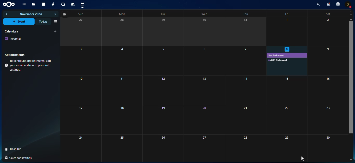 The width and height of the screenshot is (355, 163). Describe the element at coordinates (338, 4) in the screenshot. I see `contact` at that location.